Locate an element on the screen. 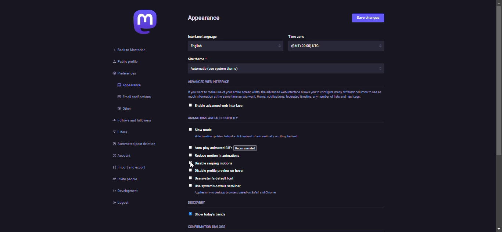 This screenshot has width=502, height=232. discovery is located at coordinates (197, 203).